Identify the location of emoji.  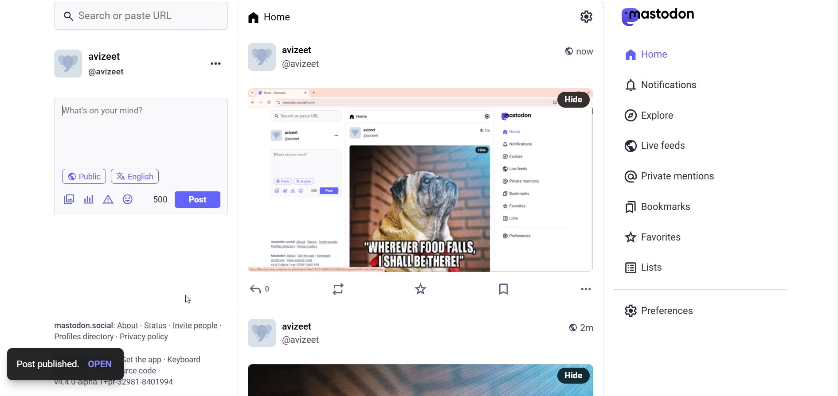
(127, 199).